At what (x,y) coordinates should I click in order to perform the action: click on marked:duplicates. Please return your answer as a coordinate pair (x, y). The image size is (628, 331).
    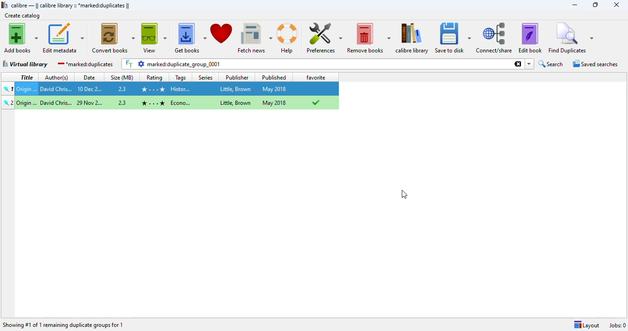
    Looking at the image, I should click on (85, 64).